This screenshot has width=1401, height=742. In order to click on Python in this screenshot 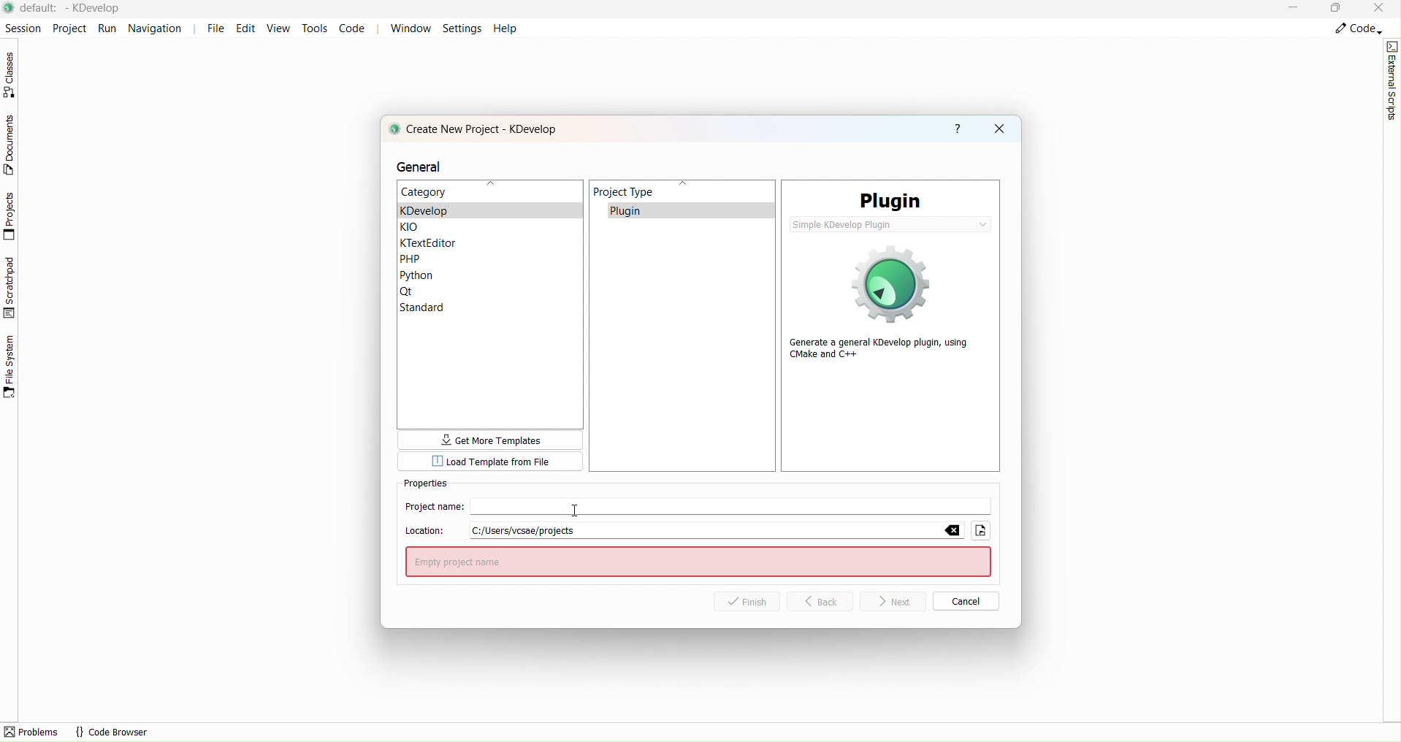, I will do `click(419, 275)`.